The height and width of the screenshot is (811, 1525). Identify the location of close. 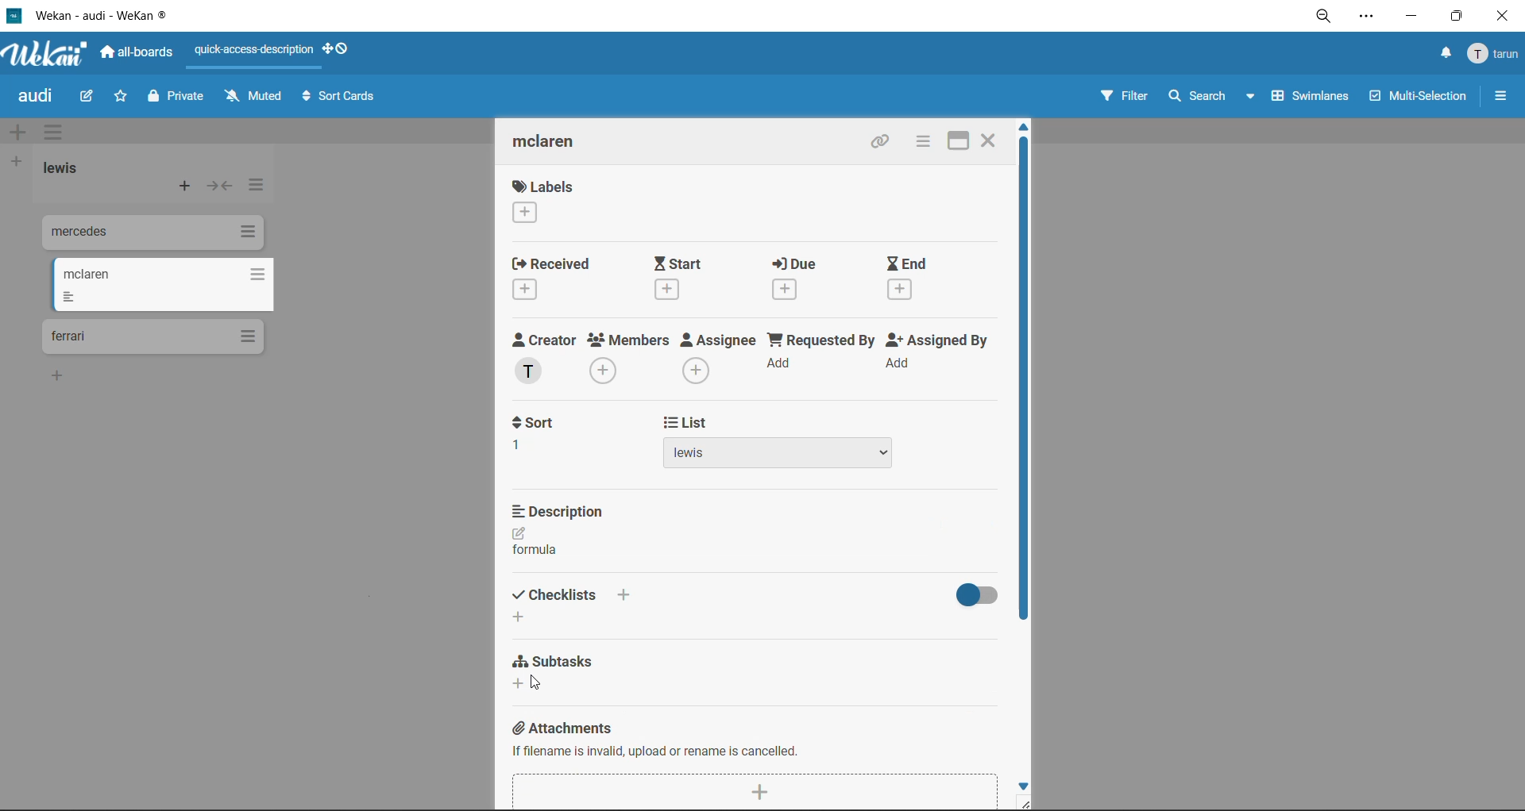
(990, 139).